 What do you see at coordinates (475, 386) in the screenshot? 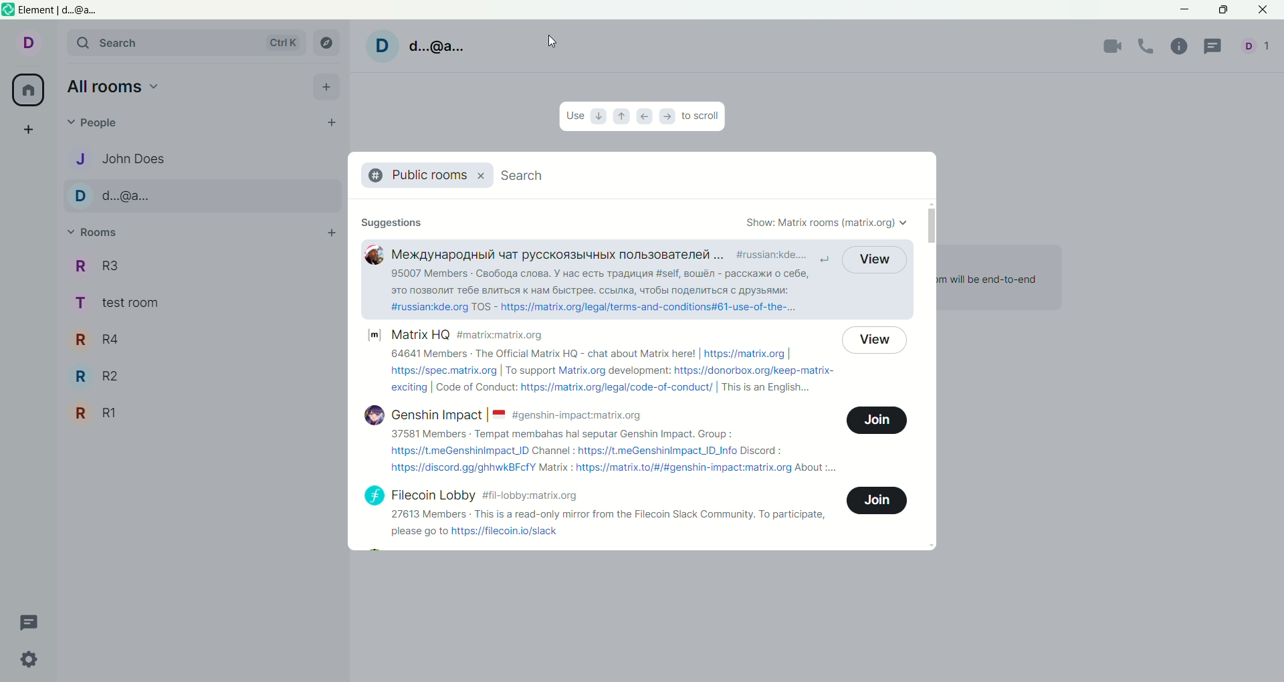
I see `Code of Conduct:` at bounding box center [475, 386].